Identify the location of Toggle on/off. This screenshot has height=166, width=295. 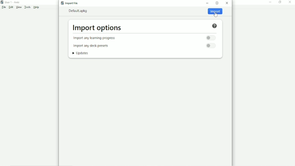
(212, 46).